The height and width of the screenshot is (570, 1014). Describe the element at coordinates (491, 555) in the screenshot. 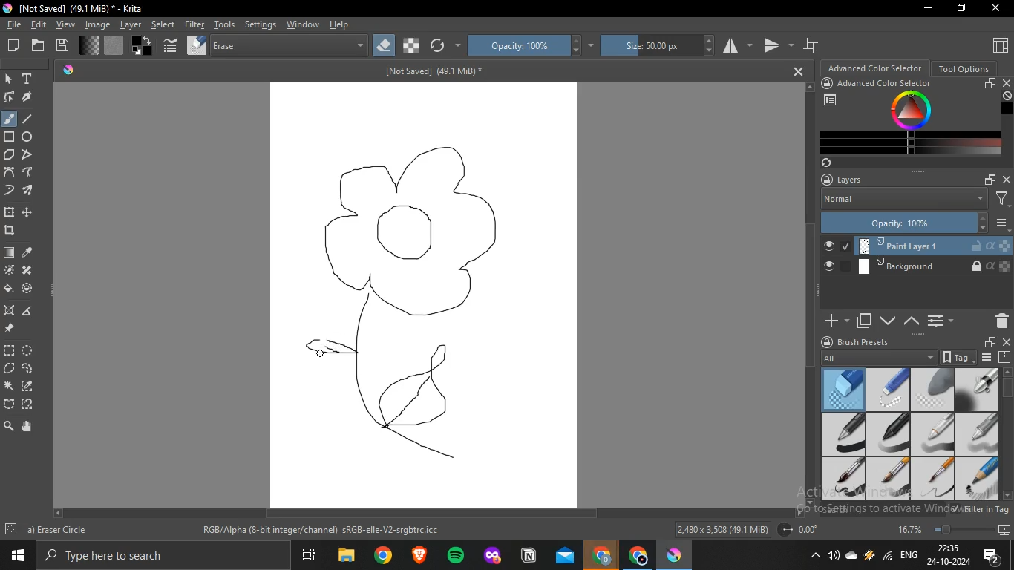

I see `Application` at that location.